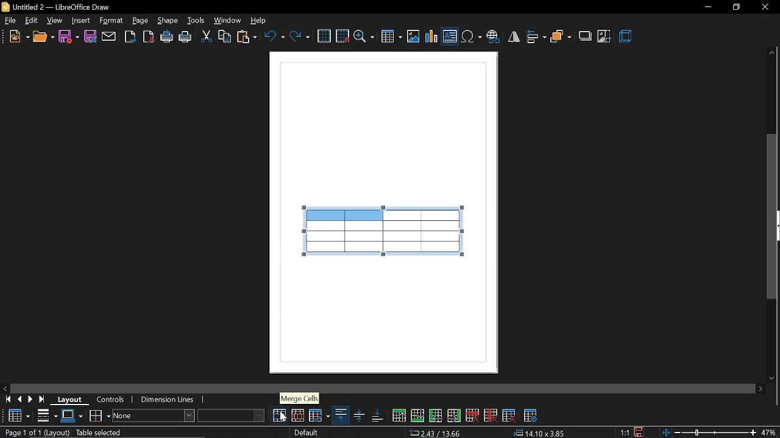 Image resolution: width=780 pixels, height=438 pixels. What do you see at coordinates (399, 415) in the screenshot?
I see `insert row above` at bounding box center [399, 415].